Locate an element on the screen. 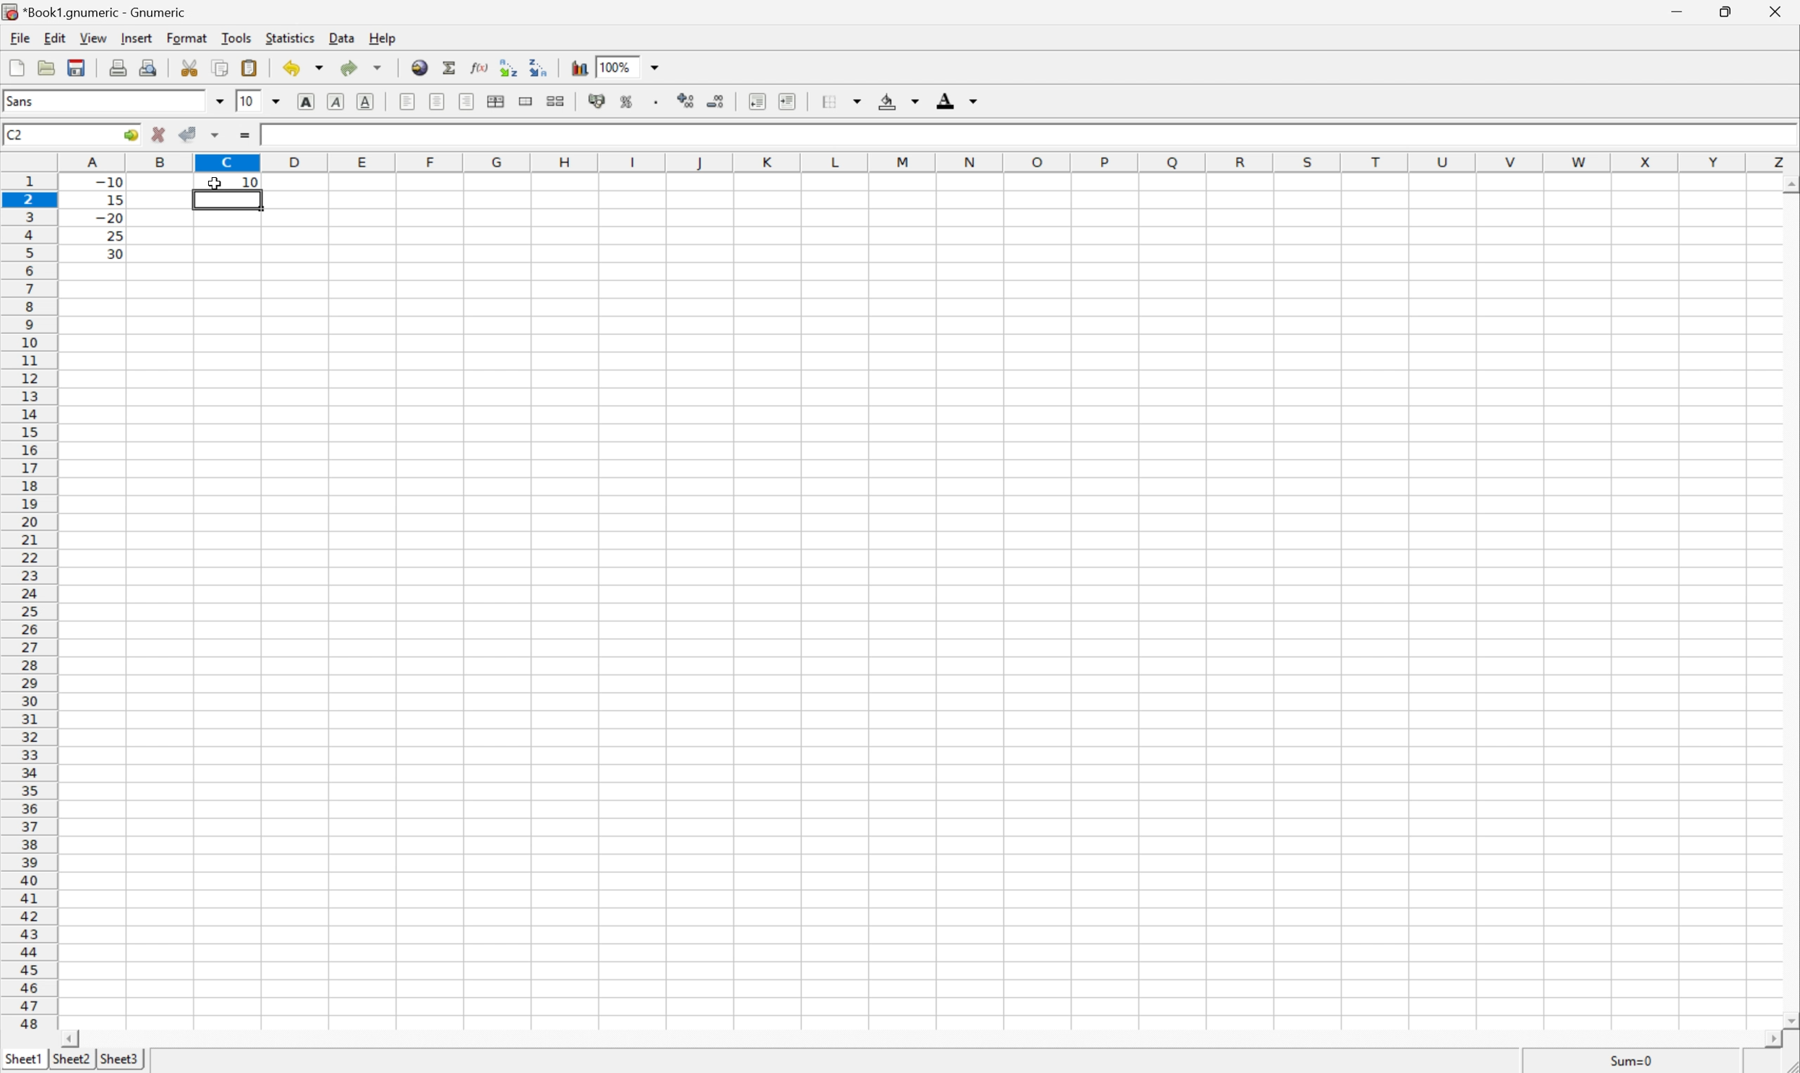  Dorp Down is located at coordinates (974, 103).